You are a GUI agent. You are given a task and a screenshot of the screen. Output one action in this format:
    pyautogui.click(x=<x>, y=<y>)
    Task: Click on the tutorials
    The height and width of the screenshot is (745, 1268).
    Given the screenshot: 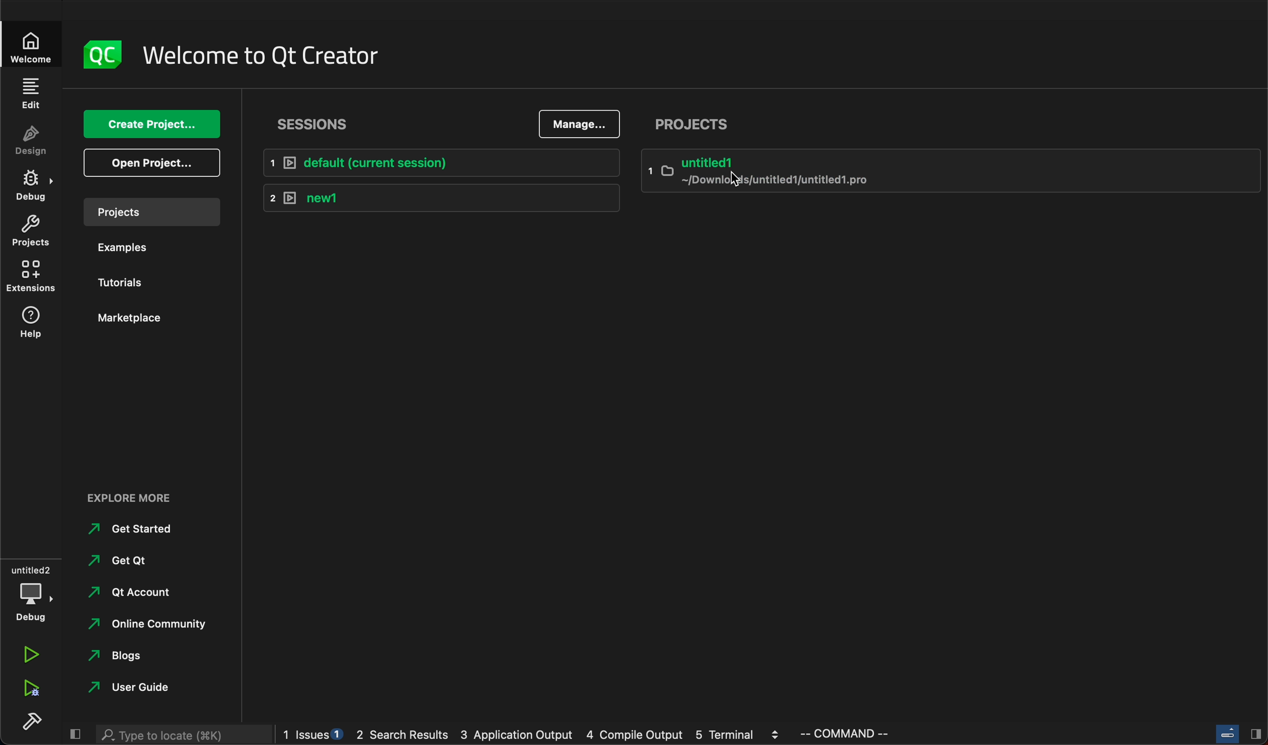 What is the action you would take?
    pyautogui.click(x=140, y=280)
    